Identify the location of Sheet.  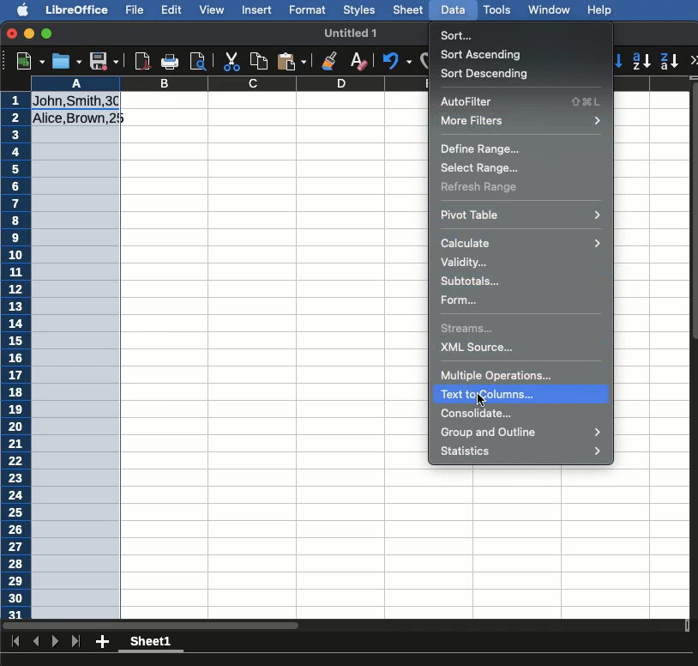
(155, 644).